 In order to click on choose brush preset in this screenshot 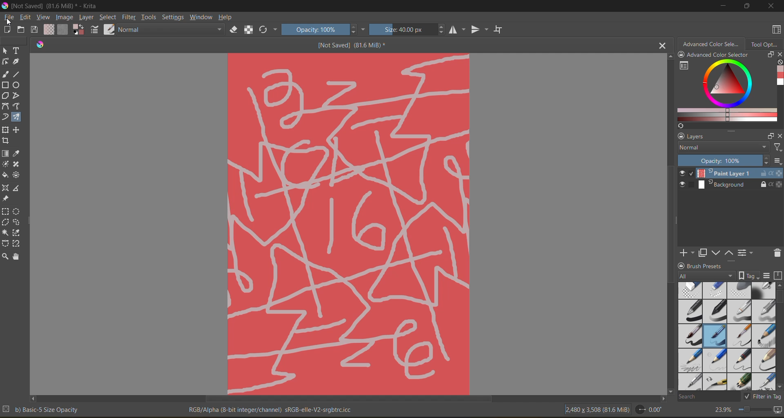, I will do `click(108, 29)`.